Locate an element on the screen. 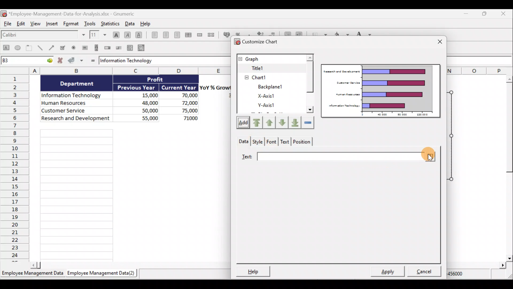  Accept change is located at coordinates (76, 61).